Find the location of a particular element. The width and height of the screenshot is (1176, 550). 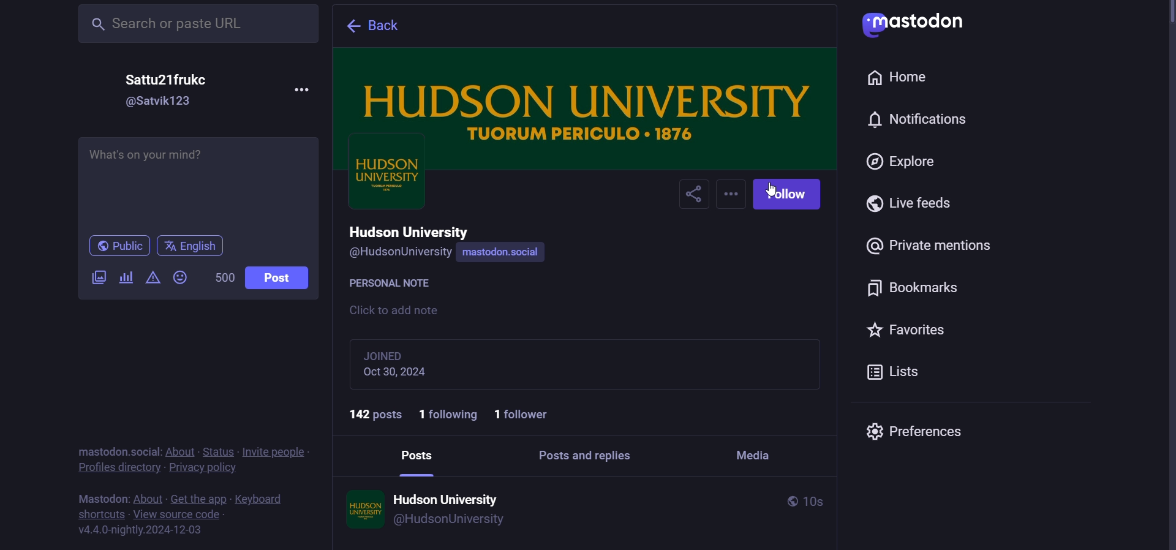

@Satvik123 is located at coordinates (165, 102).